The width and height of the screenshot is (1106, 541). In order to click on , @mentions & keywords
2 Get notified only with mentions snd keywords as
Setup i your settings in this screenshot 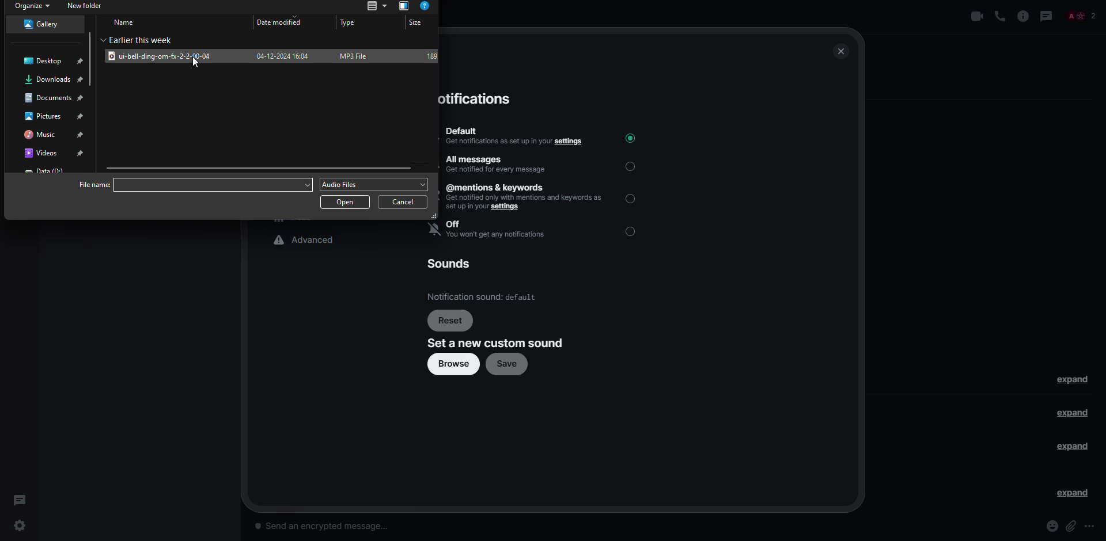, I will do `click(525, 197)`.